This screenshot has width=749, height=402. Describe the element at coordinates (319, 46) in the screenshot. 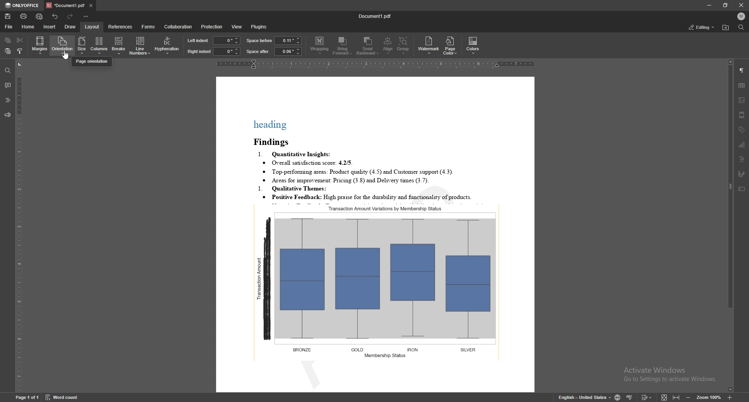

I see `wrapping` at that location.